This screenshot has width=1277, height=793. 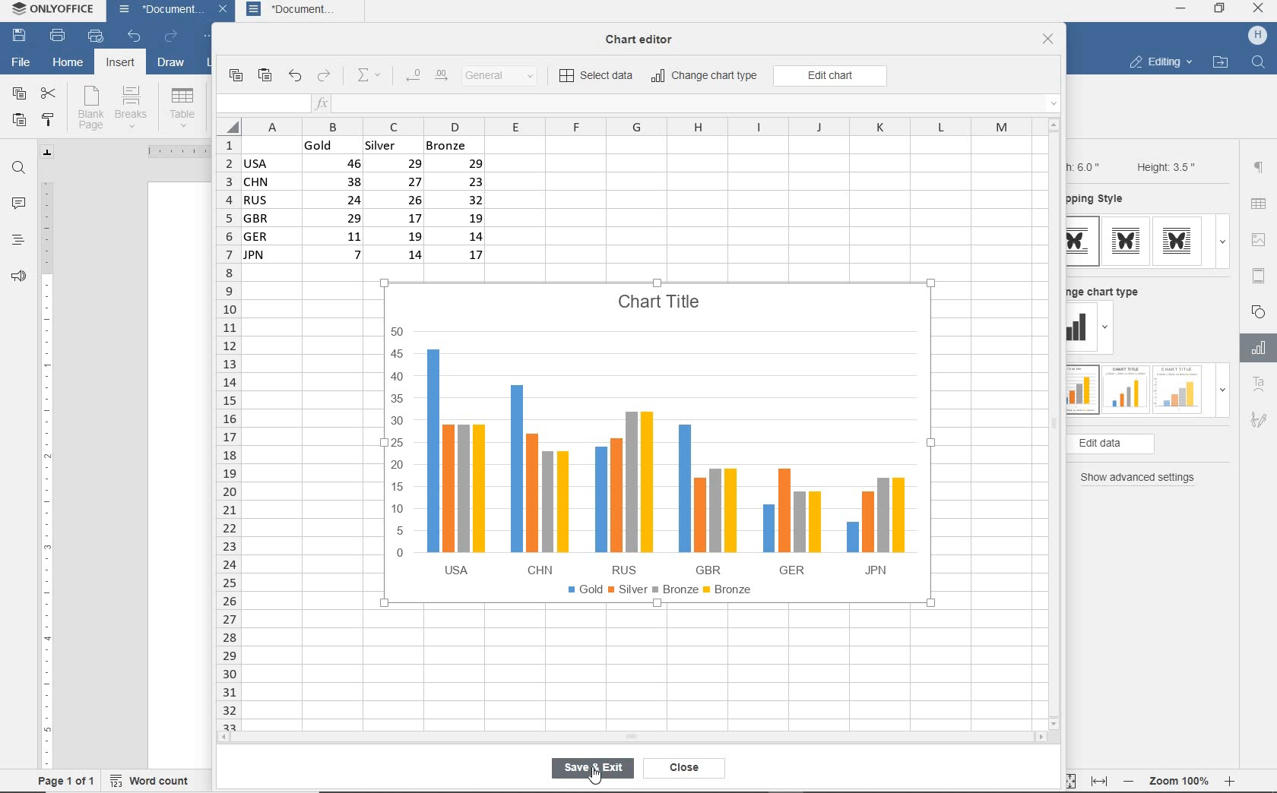 What do you see at coordinates (372, 76) in the screenshot?
I see `summation` at bounding box center [372, 76].